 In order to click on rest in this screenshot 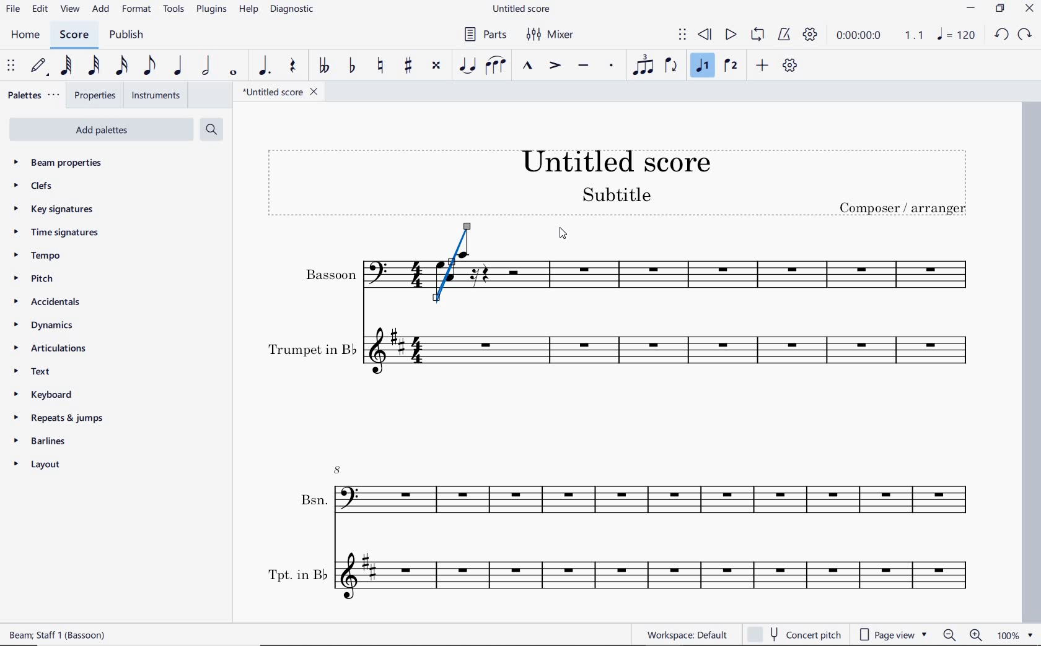, I will do `click(294, 66)`.